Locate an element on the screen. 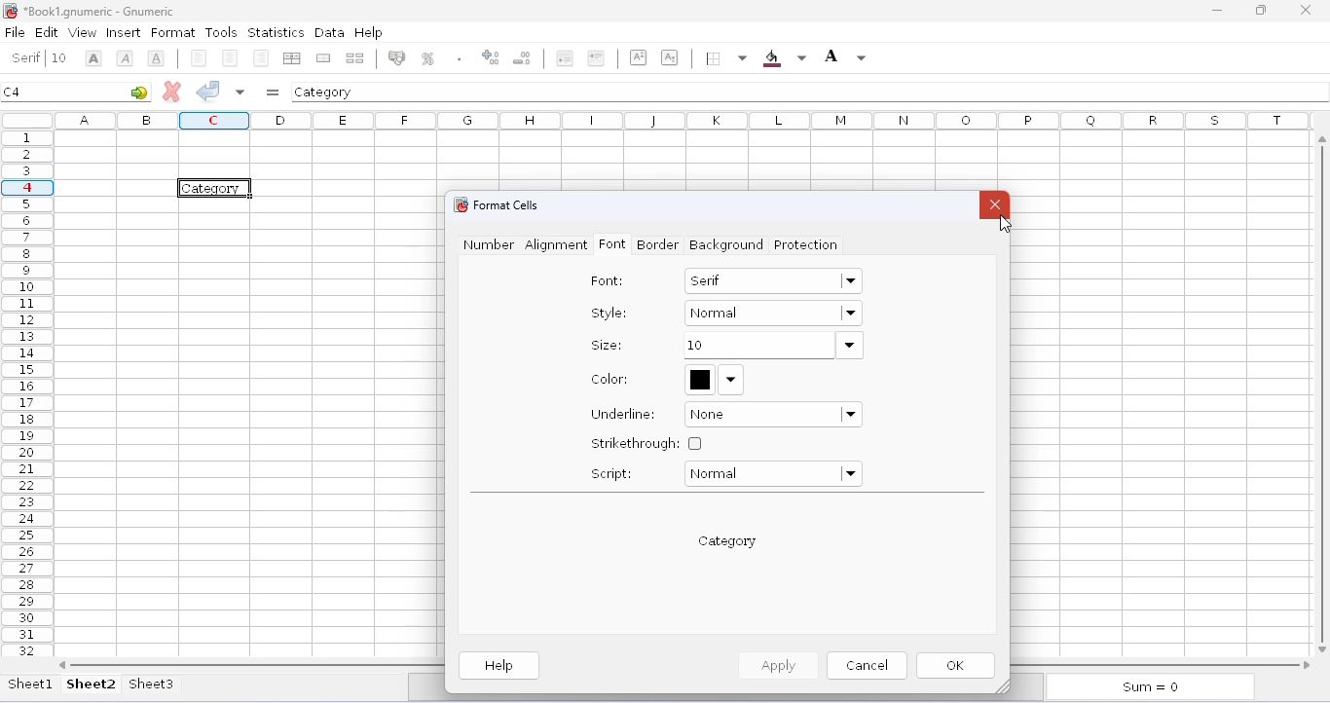 Image resolution: width=1330 pixels, height=703 pixels. help is located at coordinates (368, 31).